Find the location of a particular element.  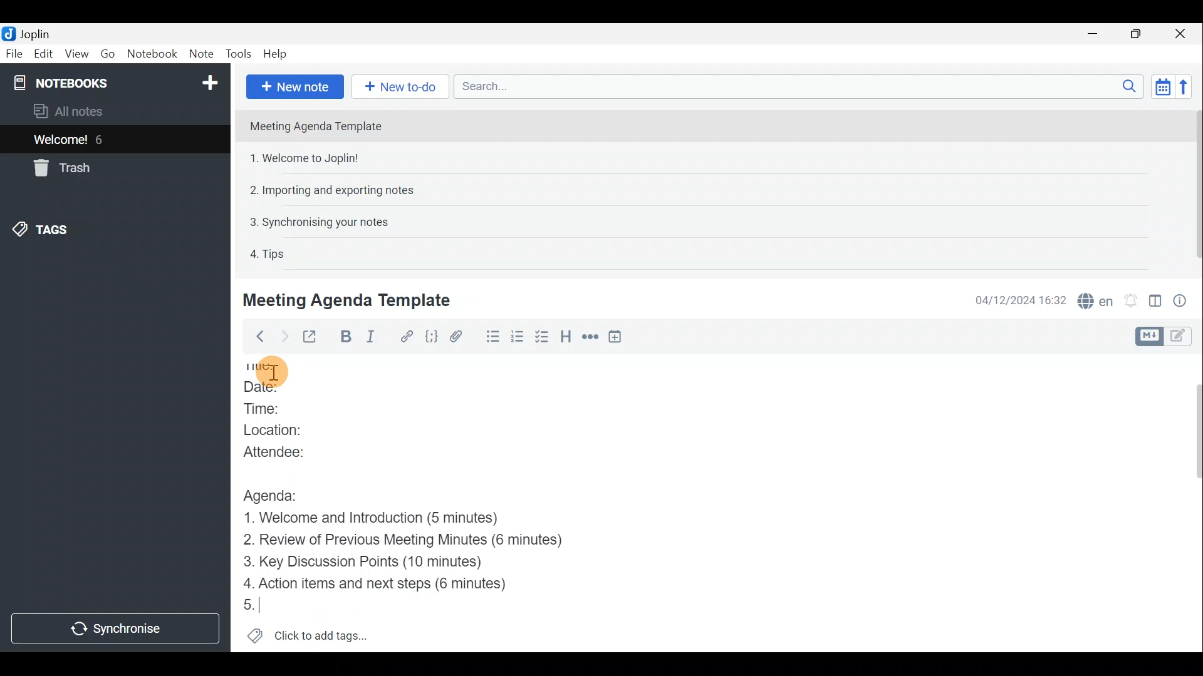

Synchronise is located at coordinates (115, 627).